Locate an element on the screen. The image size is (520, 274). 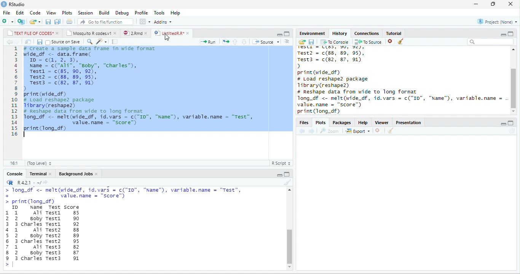
Run is located at coordinates (207, 42).